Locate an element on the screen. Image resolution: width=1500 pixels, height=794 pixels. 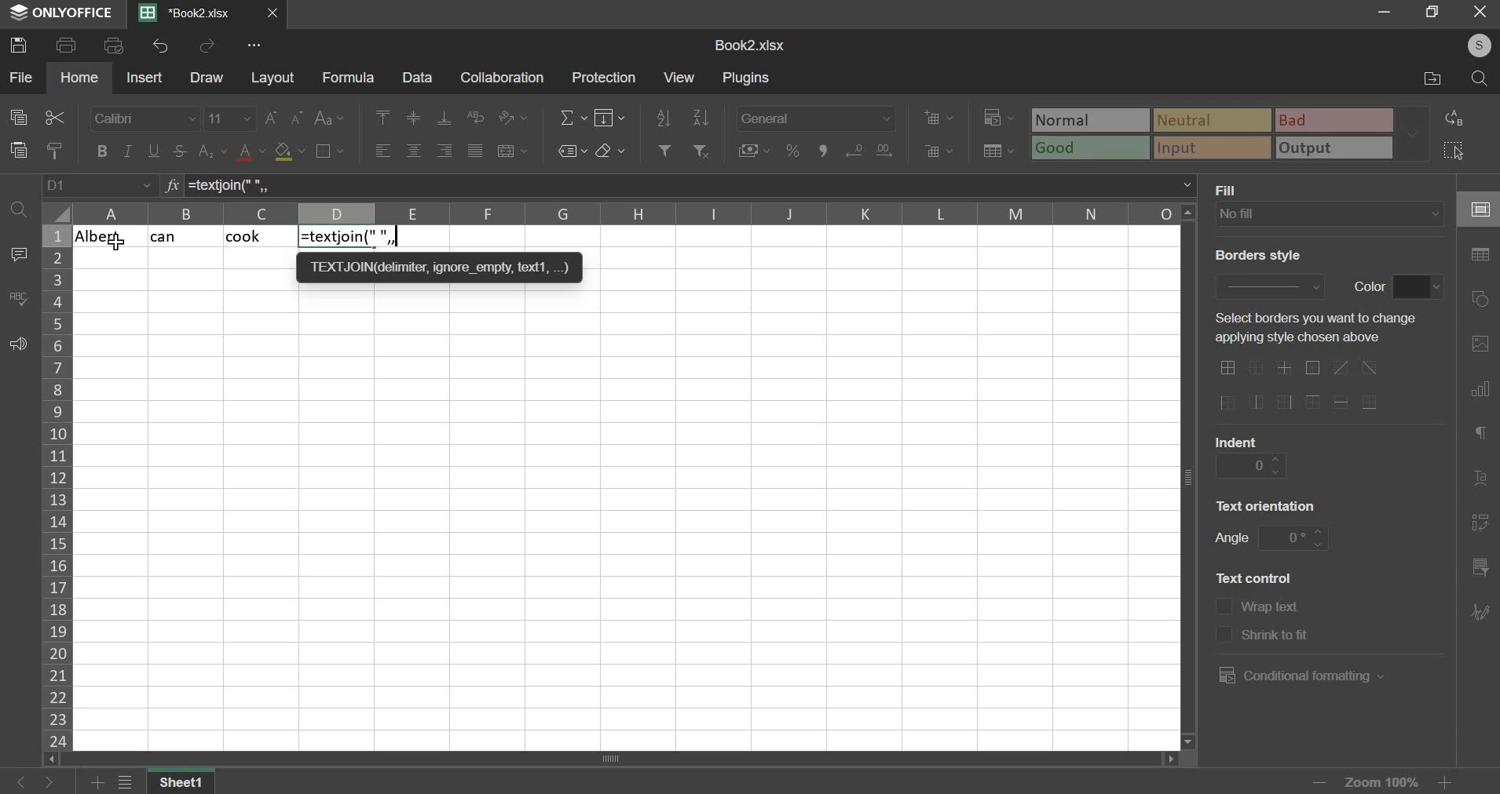
Current sheets is located at coordinates (192, 13).